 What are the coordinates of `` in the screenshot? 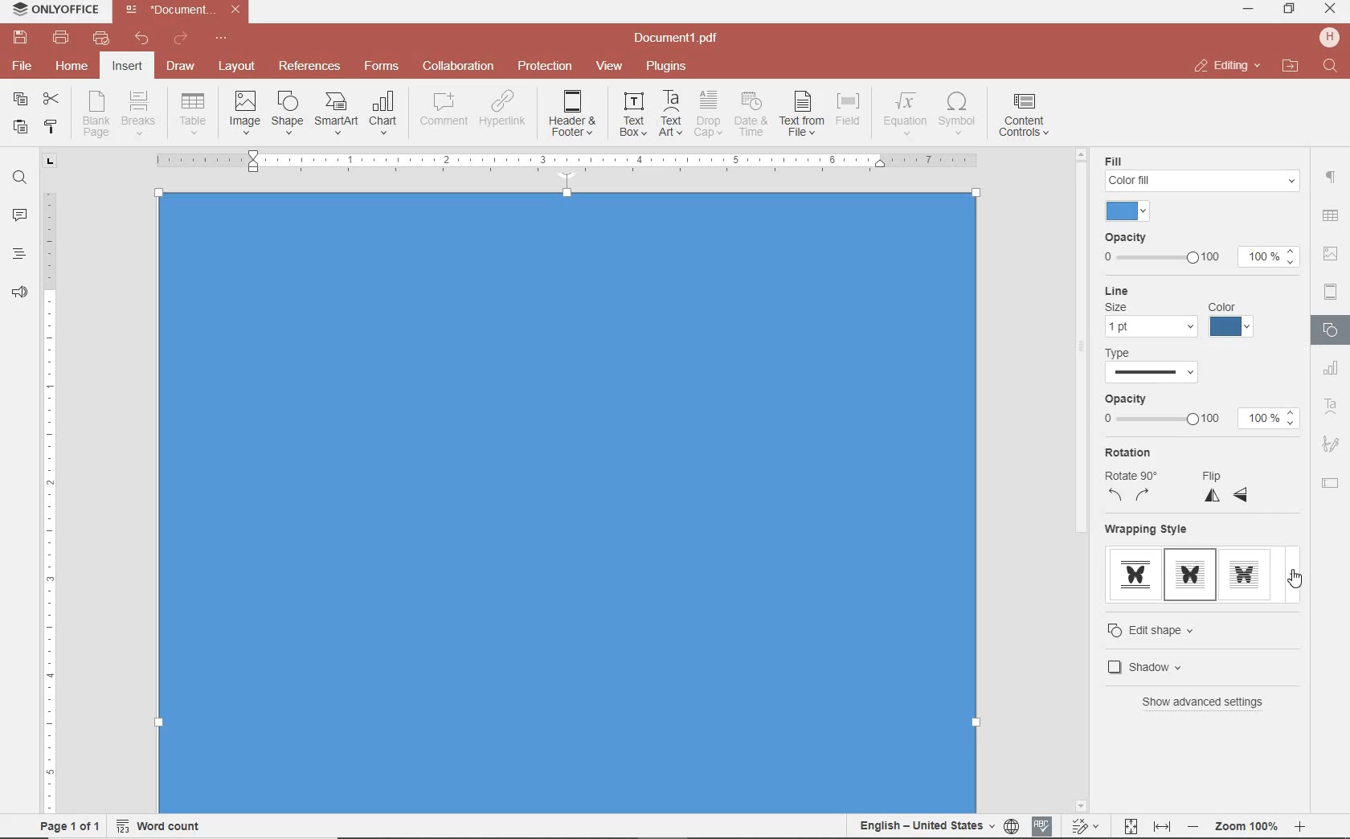 It's located at (1329, 217).